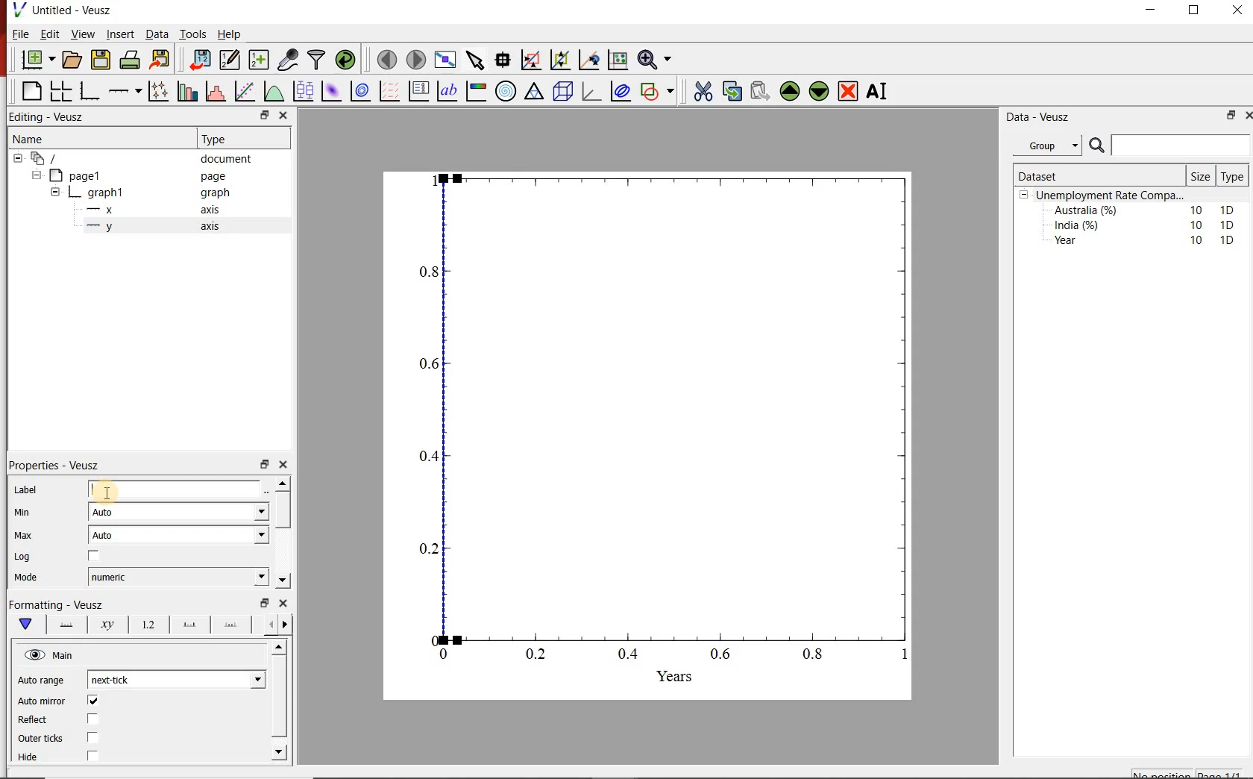  What do you see at coordinates (284, 603) in the screenshot?
I see `close` at bounding box center [284, 603].